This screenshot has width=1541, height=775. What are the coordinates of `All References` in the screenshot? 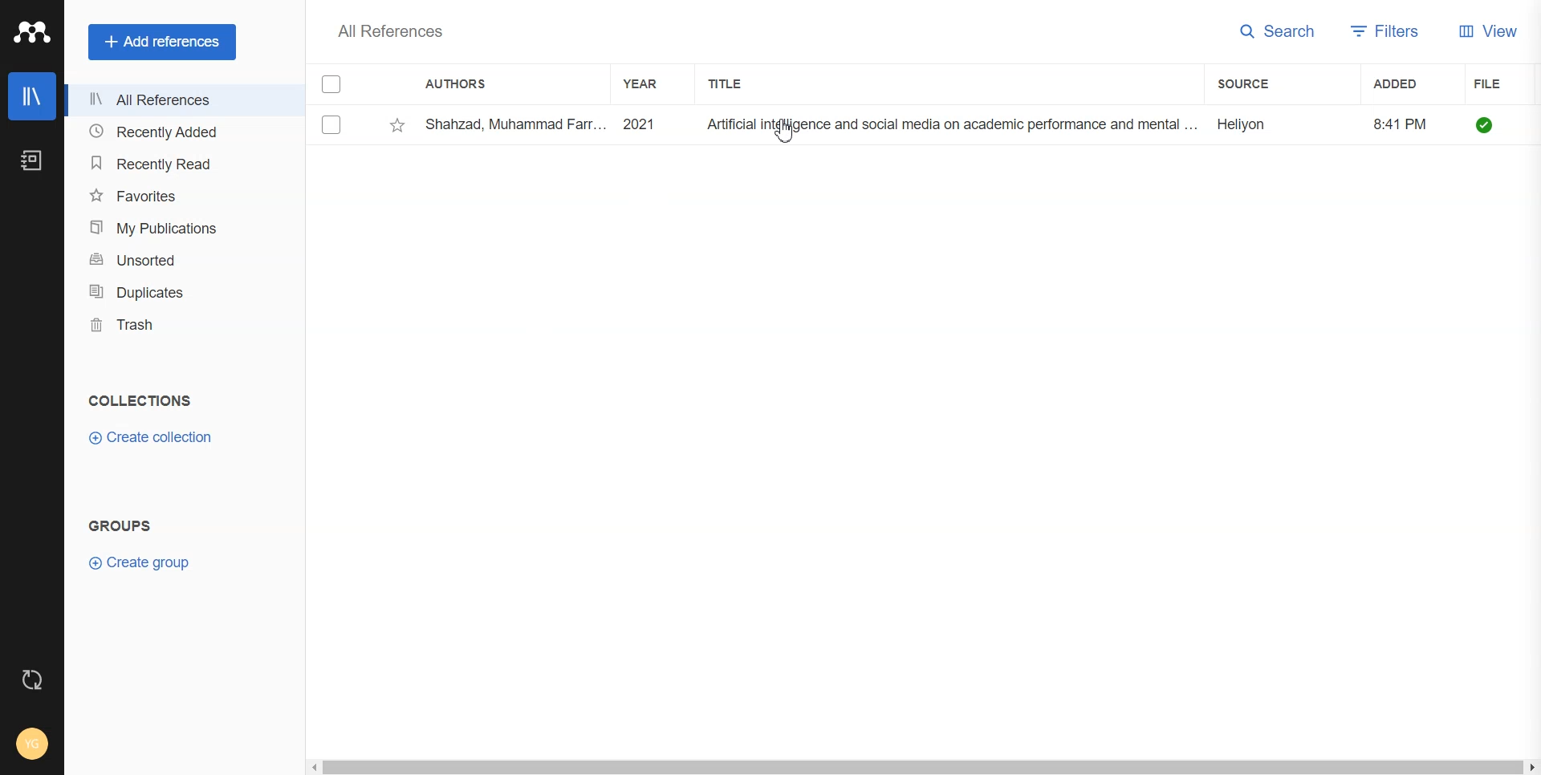 It's located at (181, 99).